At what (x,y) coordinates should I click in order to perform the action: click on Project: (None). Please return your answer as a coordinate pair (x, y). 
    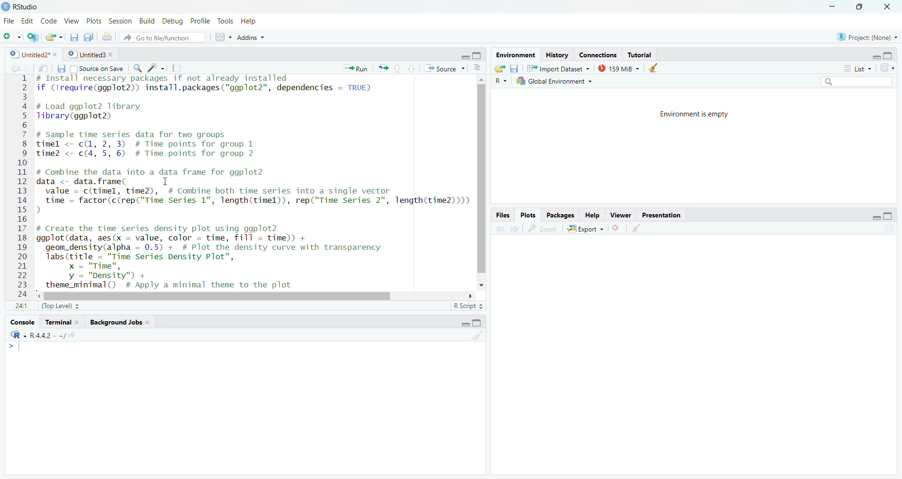
    Looking at the image, I should click on (867, 37).